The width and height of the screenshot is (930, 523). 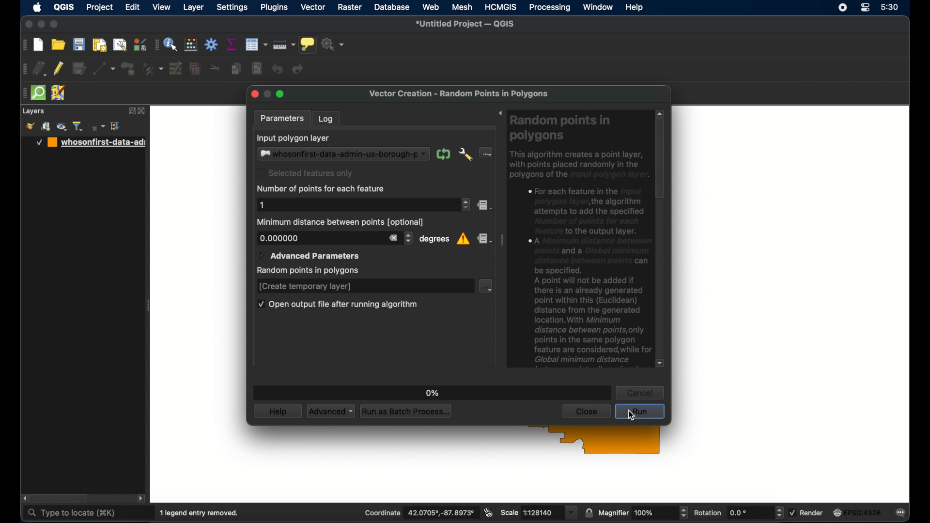 I want to click on web, so click(x=431, y=7).